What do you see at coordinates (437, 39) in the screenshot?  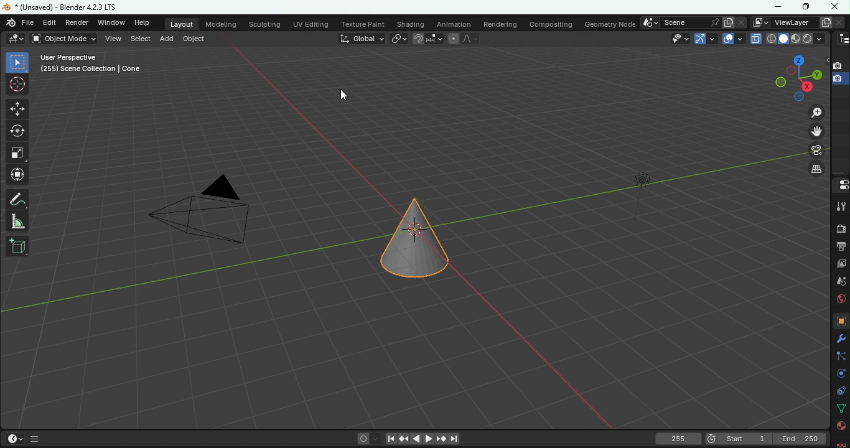 I see `Snapping` at bounding box center [437, 39].